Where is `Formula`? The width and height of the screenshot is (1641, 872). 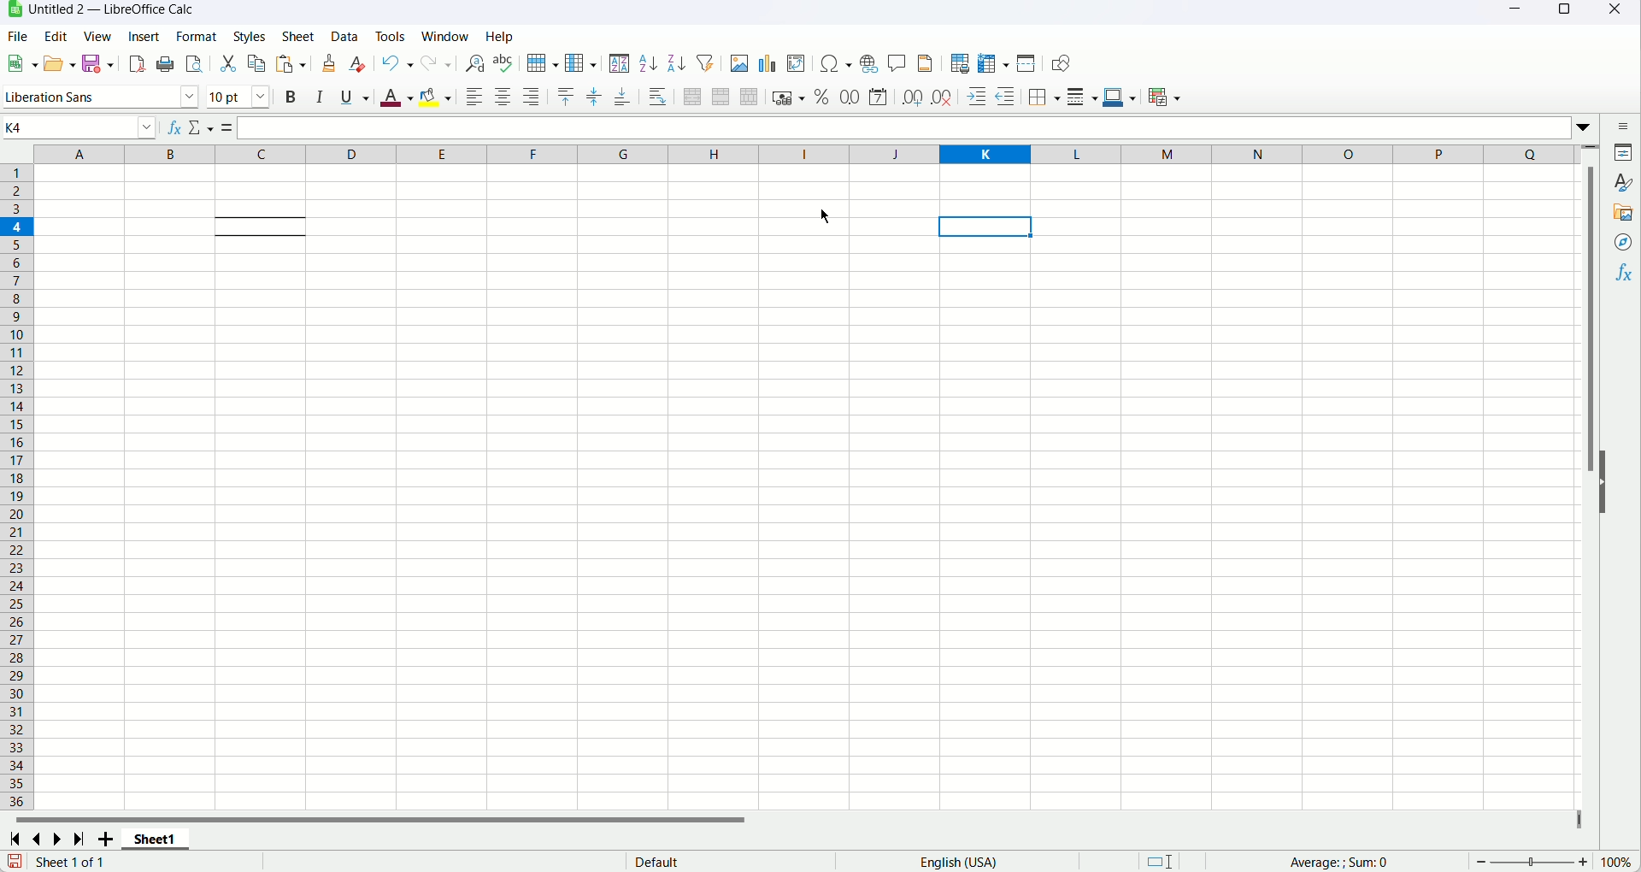 Formula is located at coordinates (230, 129).